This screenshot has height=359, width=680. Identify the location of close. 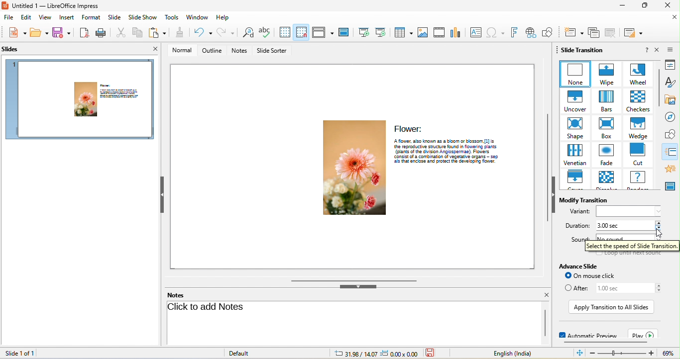
(157, 49).